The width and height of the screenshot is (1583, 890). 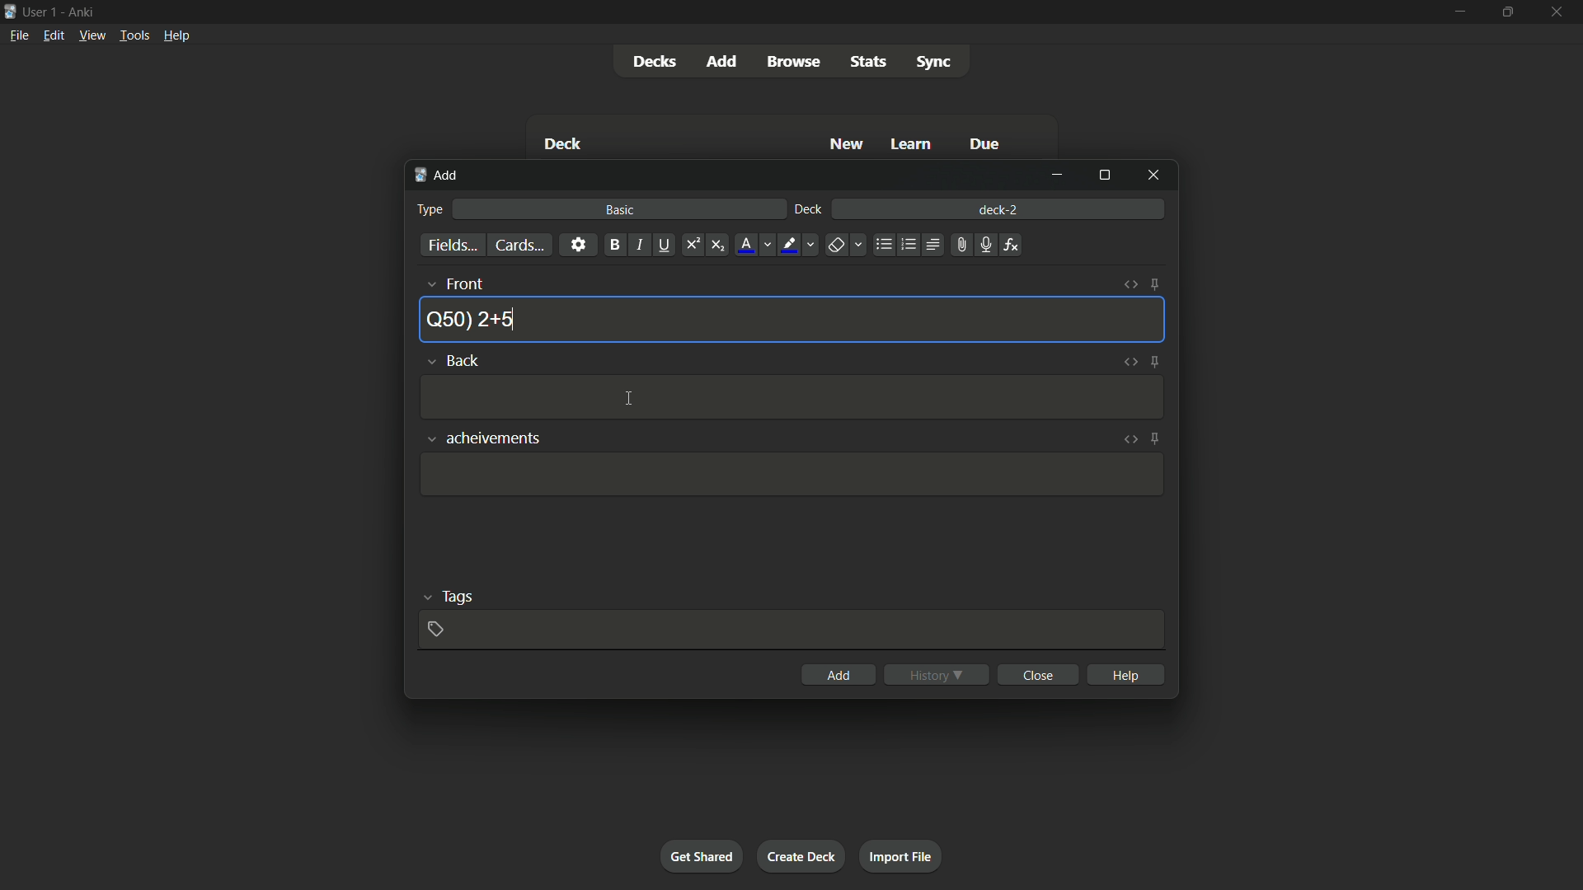 What do you see at coordinates (720, 61) in the screenshot?
I see `add` at bounding box center [720, 61].